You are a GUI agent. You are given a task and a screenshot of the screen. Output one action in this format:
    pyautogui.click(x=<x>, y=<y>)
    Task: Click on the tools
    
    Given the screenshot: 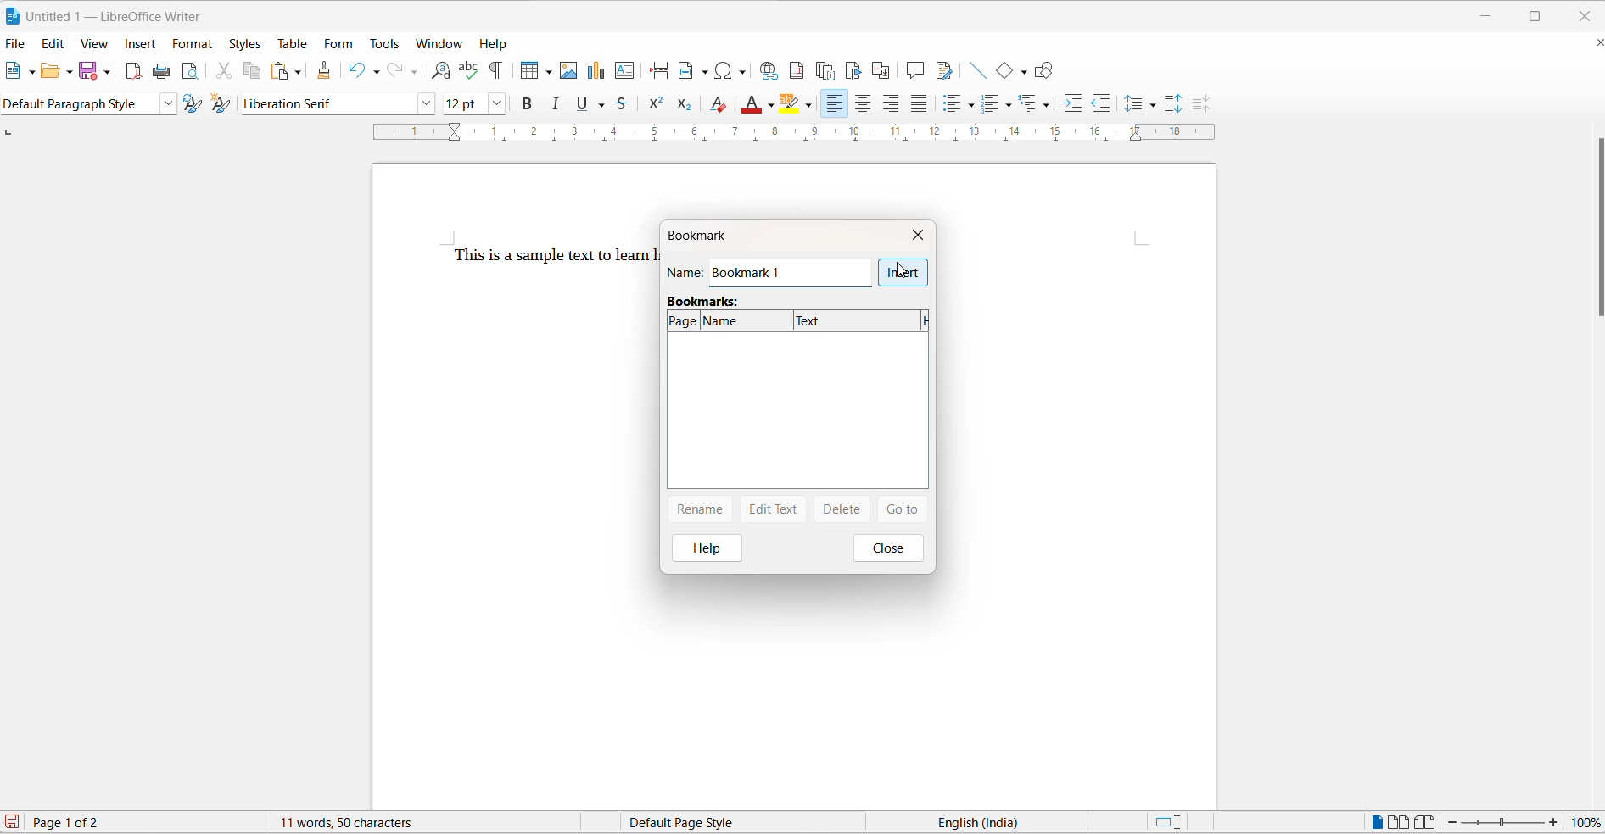 What is the action you would take?
    pyautogui.click(x=386, y=42)
    